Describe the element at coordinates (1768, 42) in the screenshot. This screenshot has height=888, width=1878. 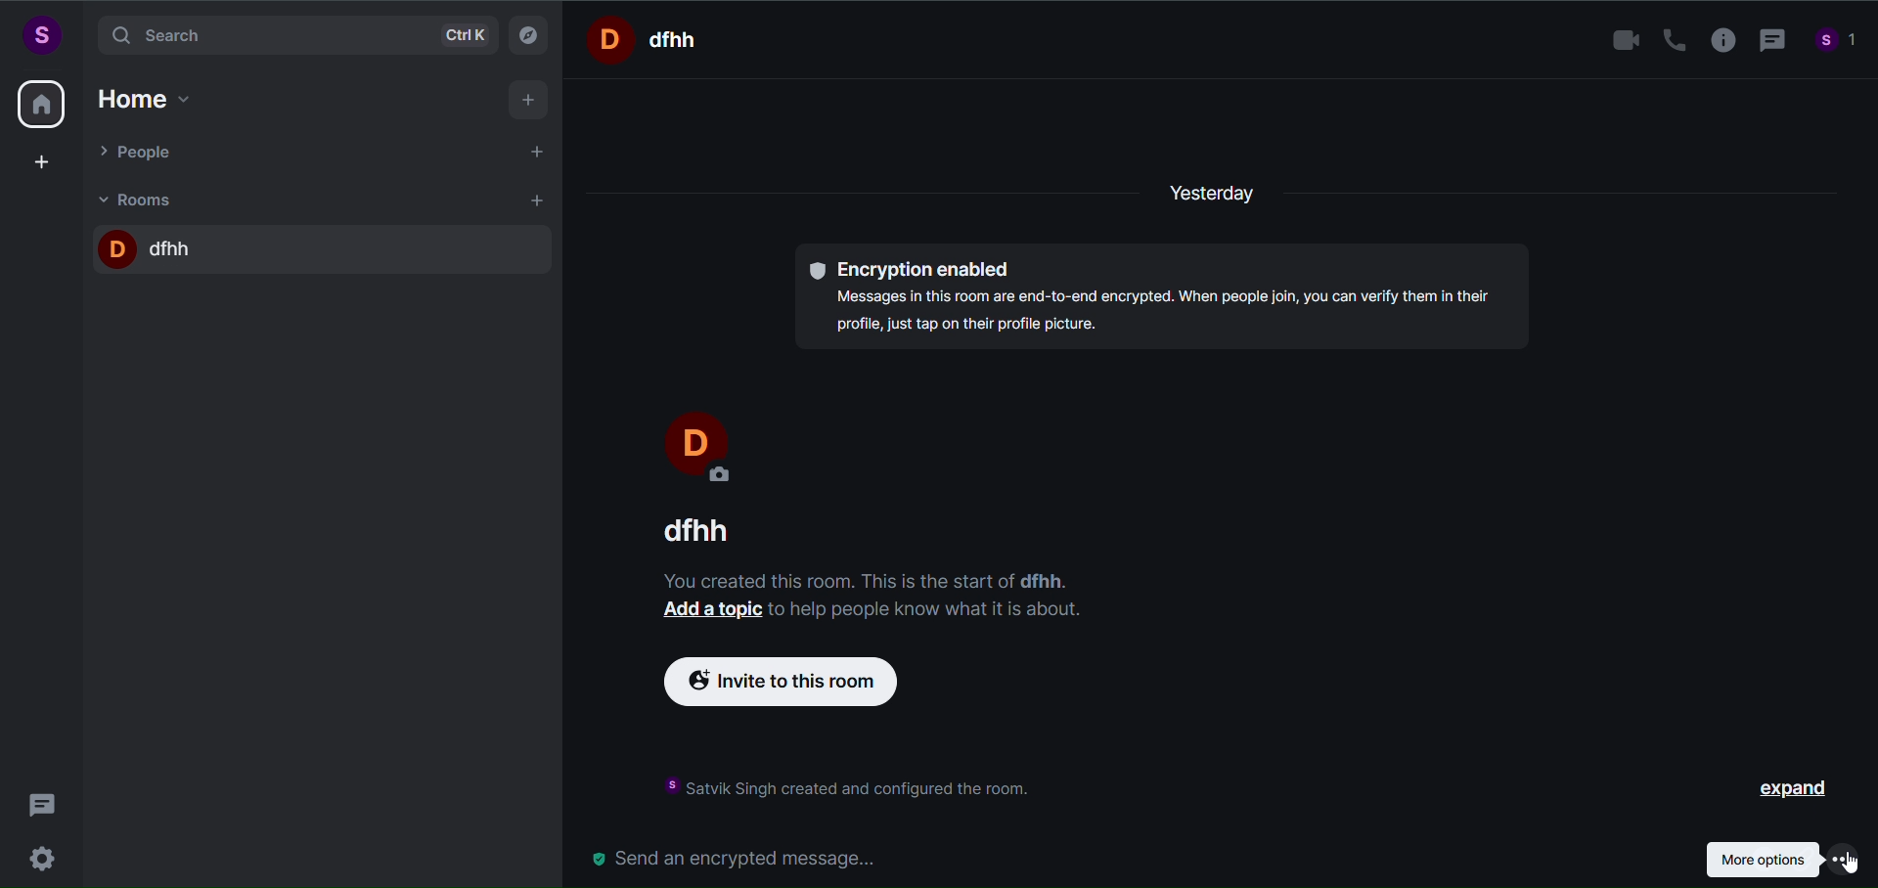
I see `thread` at that location.